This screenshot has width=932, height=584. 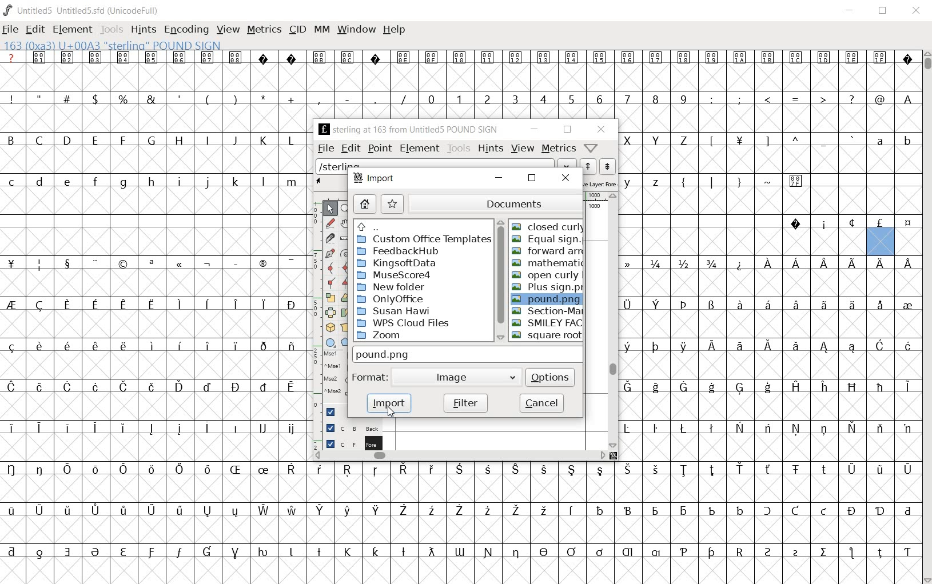 I want to click on Symbol, so click(x=180, y=469).